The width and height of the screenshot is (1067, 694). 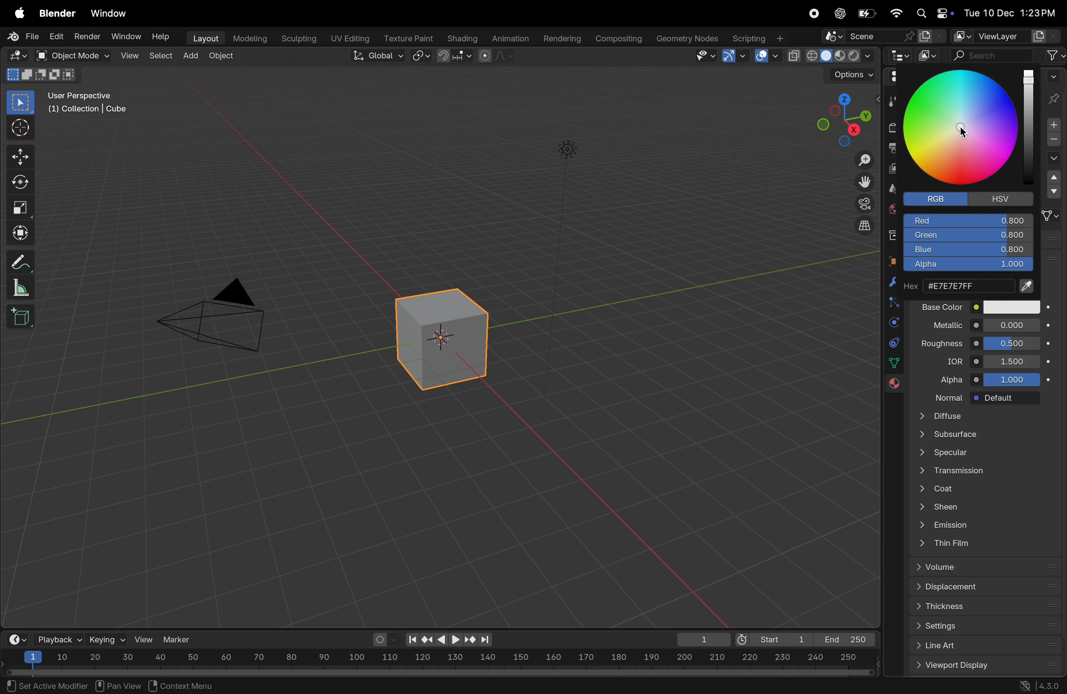 What do you see at coordinates (20, 157) in the screenshot?
I see `move` at bounding box center [20, 157].